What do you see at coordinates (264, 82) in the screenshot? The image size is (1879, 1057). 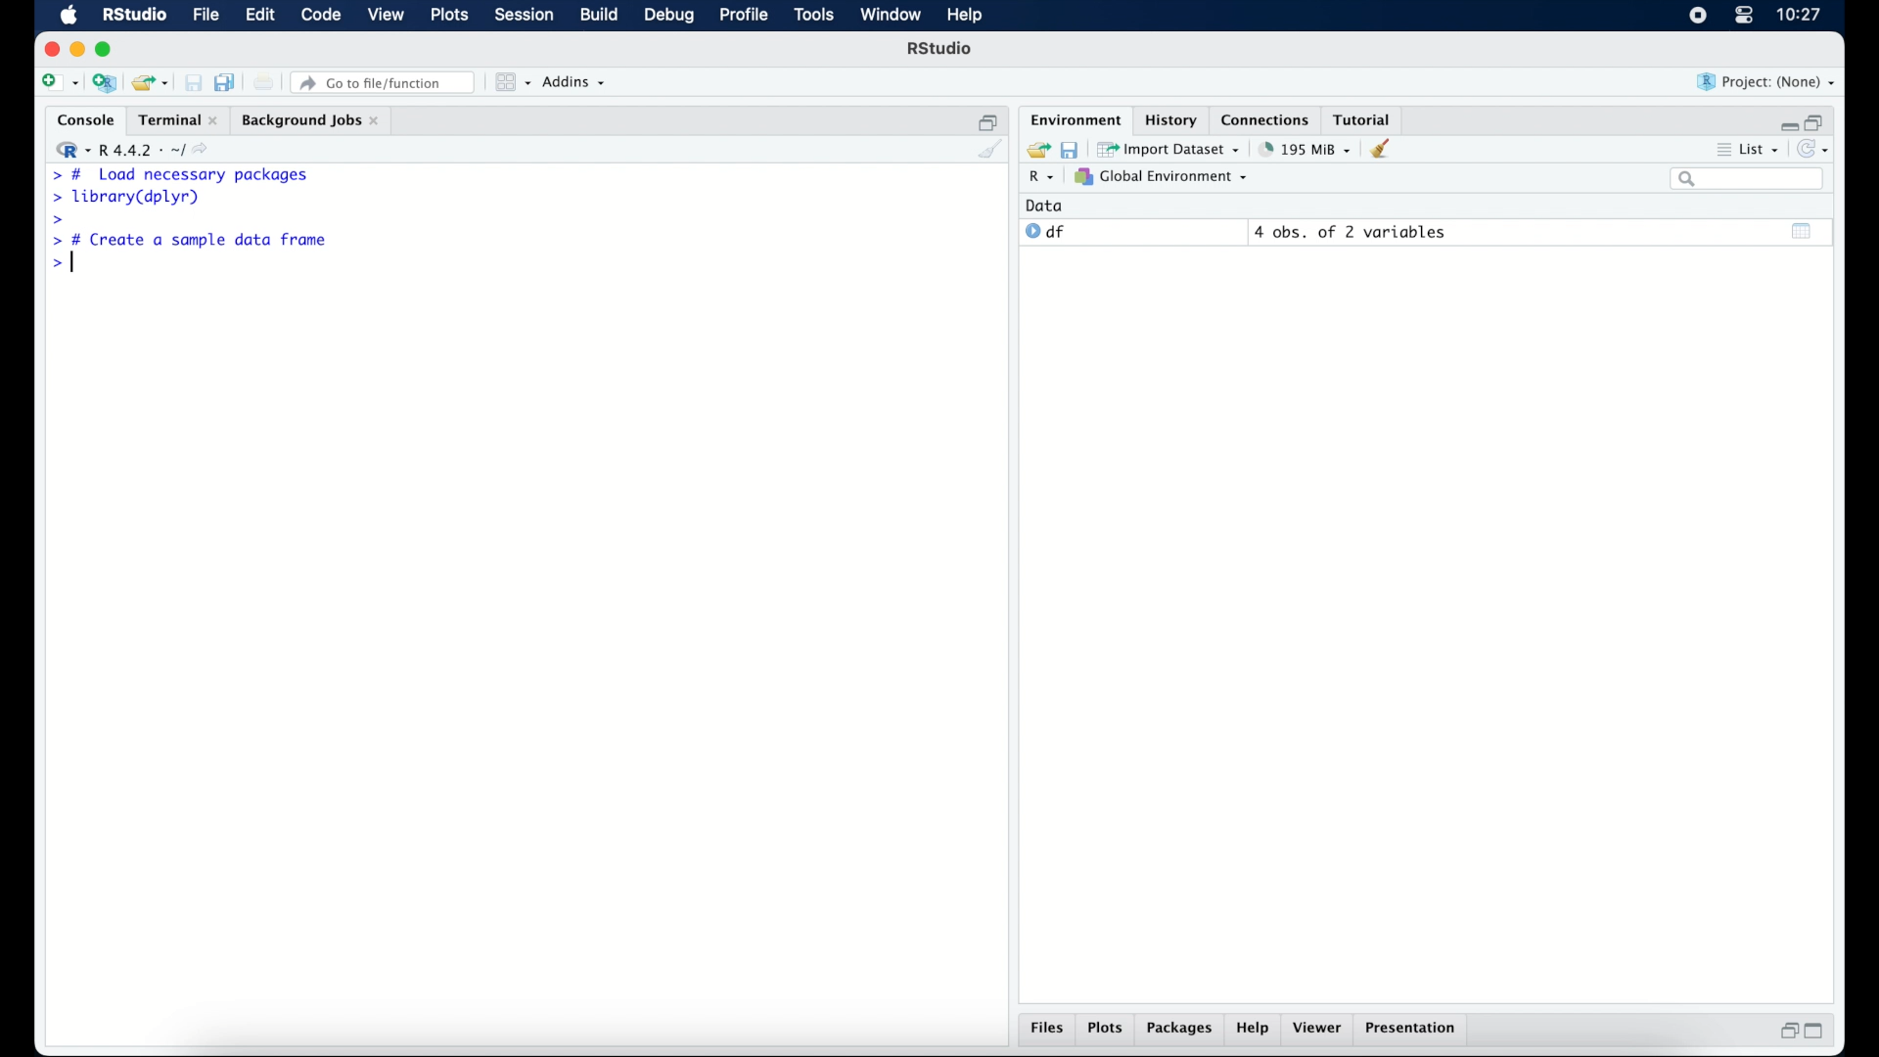 I see `print` at bounding box center [264, 82].